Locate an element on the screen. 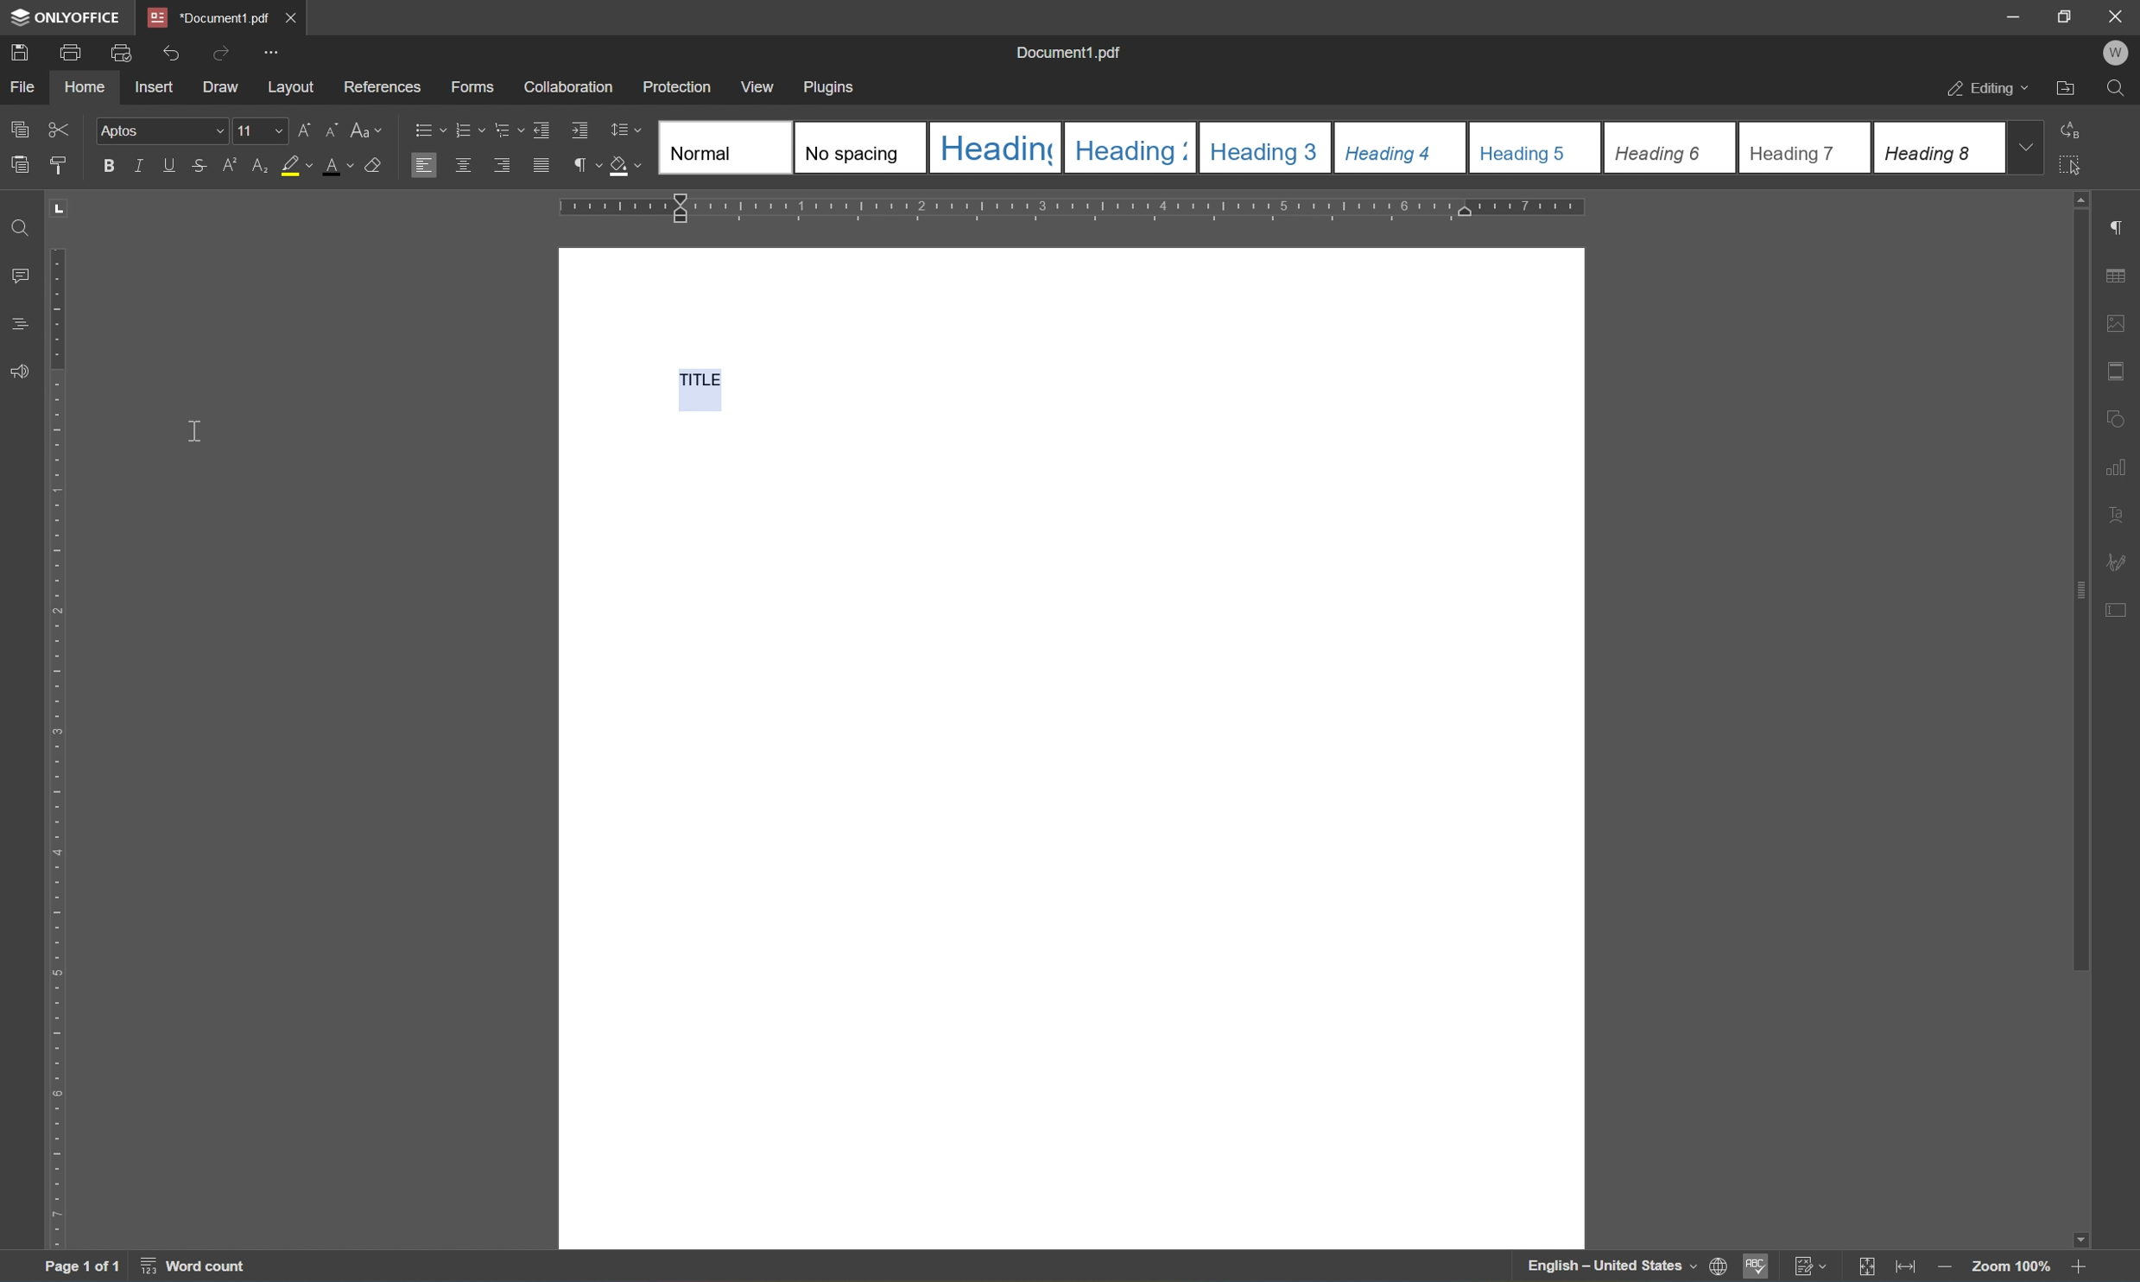 The height and width of the screenshot is (1282, 2140). Type of headings is located at coordinates (1331, 148).